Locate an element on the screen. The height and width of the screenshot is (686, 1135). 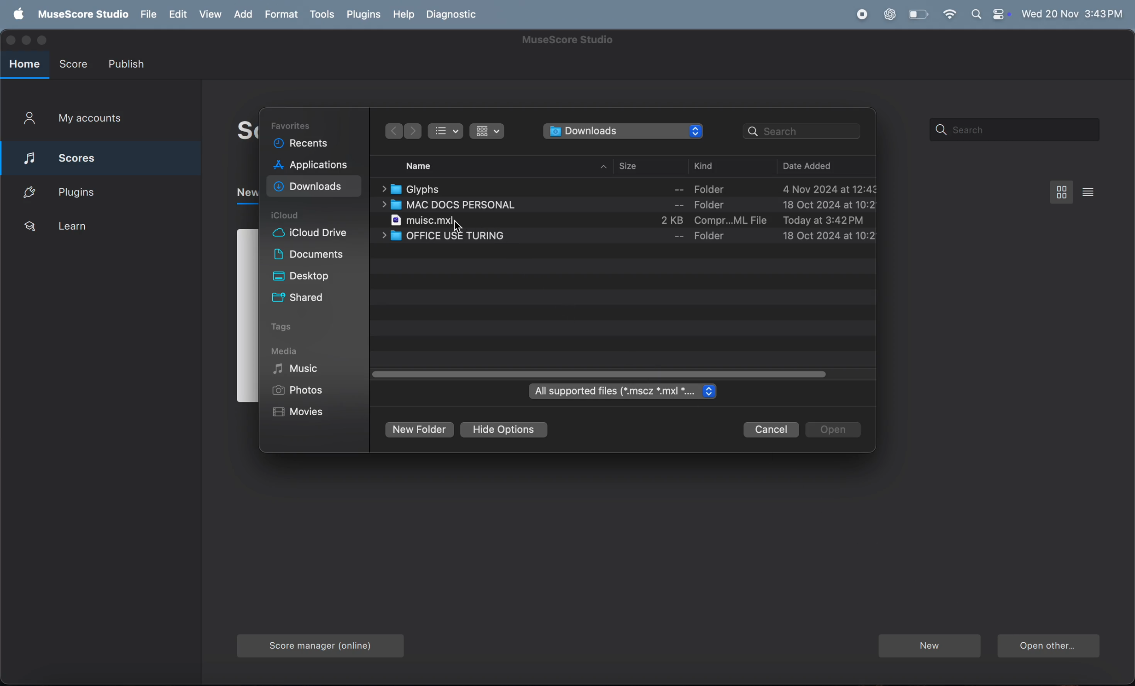
box view is located at coordinates (1060, 192).